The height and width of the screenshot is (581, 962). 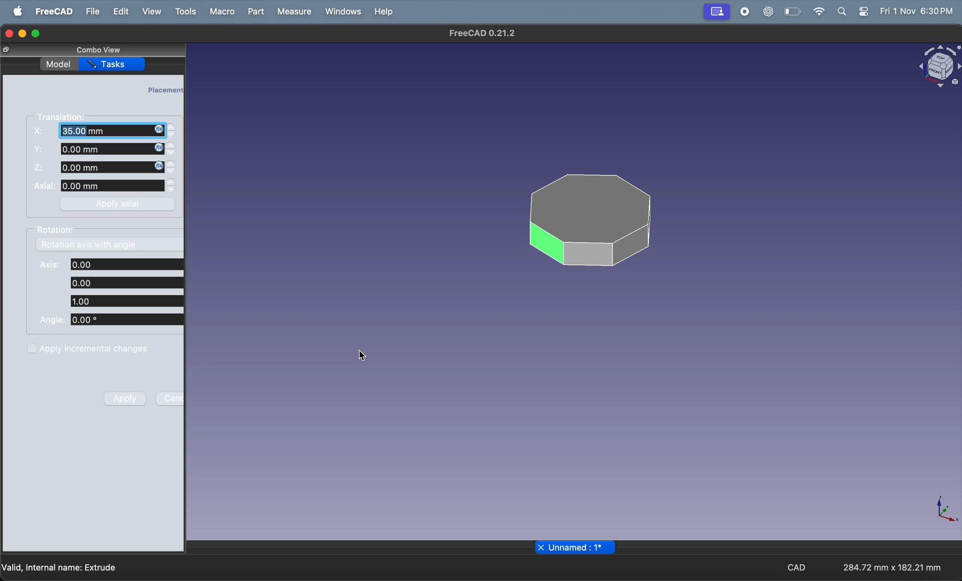 I want to click on 284.72 mm x 182.21 mm, so click(x=889, y=566).